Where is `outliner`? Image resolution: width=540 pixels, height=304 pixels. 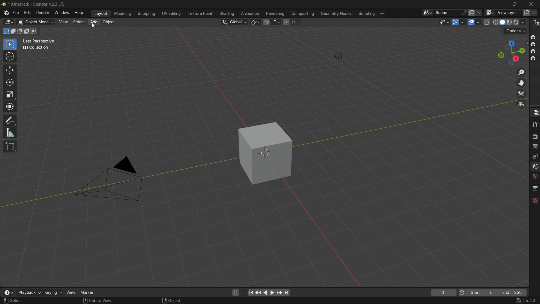 outliner is located at coordinates (535, 22).